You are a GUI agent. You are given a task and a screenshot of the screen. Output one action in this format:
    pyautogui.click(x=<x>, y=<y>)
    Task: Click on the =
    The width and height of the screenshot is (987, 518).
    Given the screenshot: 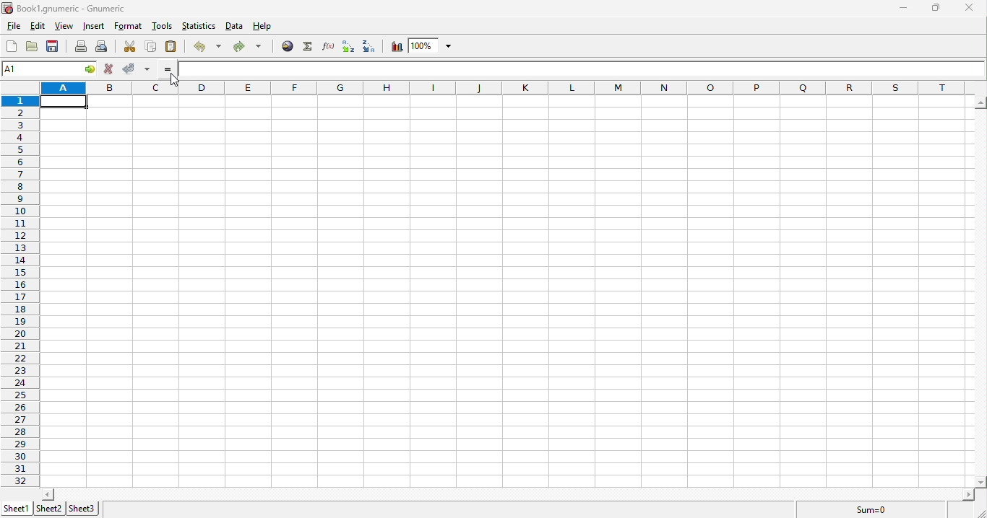 What is the action you would take?
    pyautogui.click(x=168, y=69)
    